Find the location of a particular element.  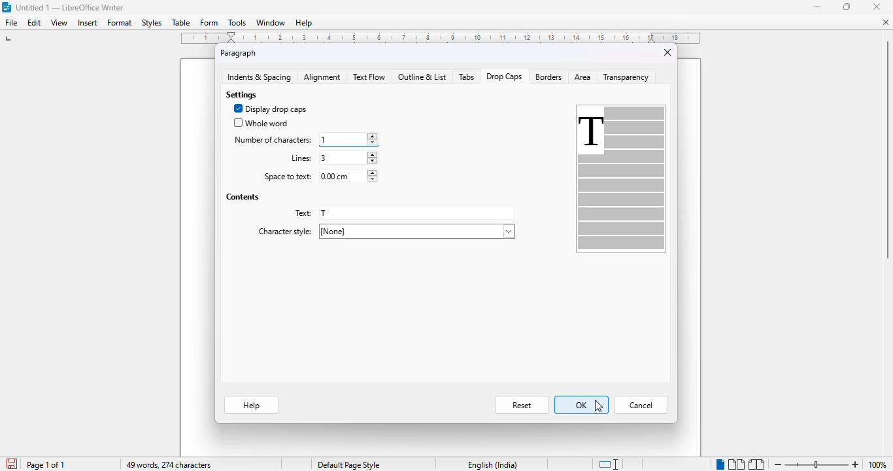

text: T is located at coordinates (403, 213).